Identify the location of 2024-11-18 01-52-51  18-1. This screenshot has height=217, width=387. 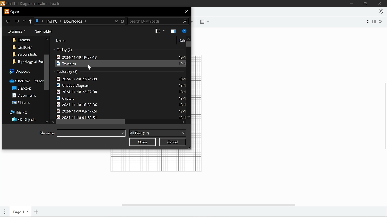
(121, 117).